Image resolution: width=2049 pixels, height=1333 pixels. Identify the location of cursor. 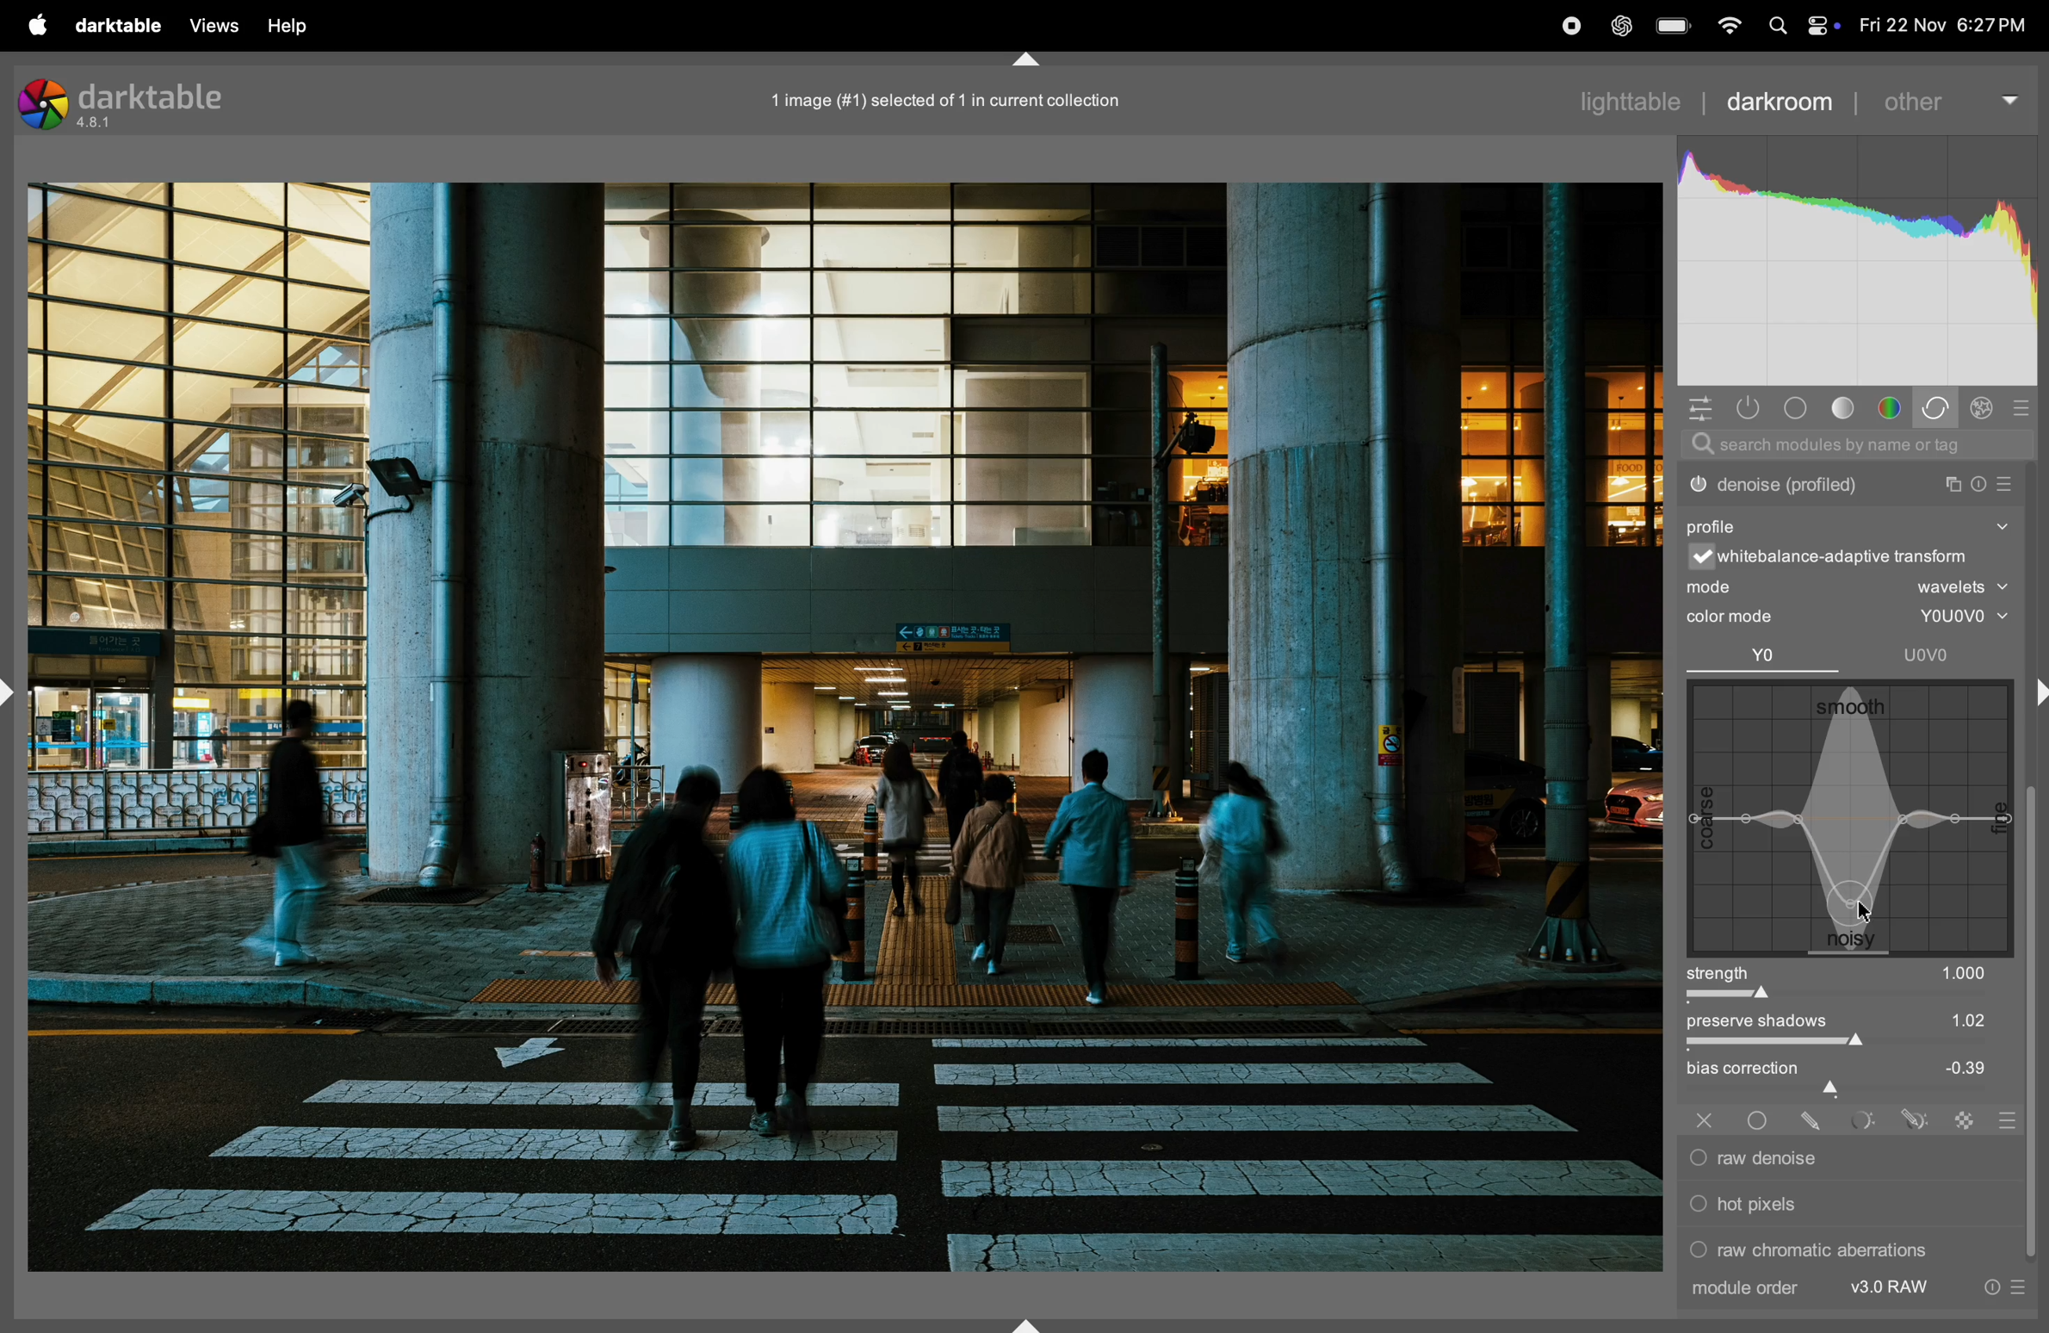
(1872, 906).